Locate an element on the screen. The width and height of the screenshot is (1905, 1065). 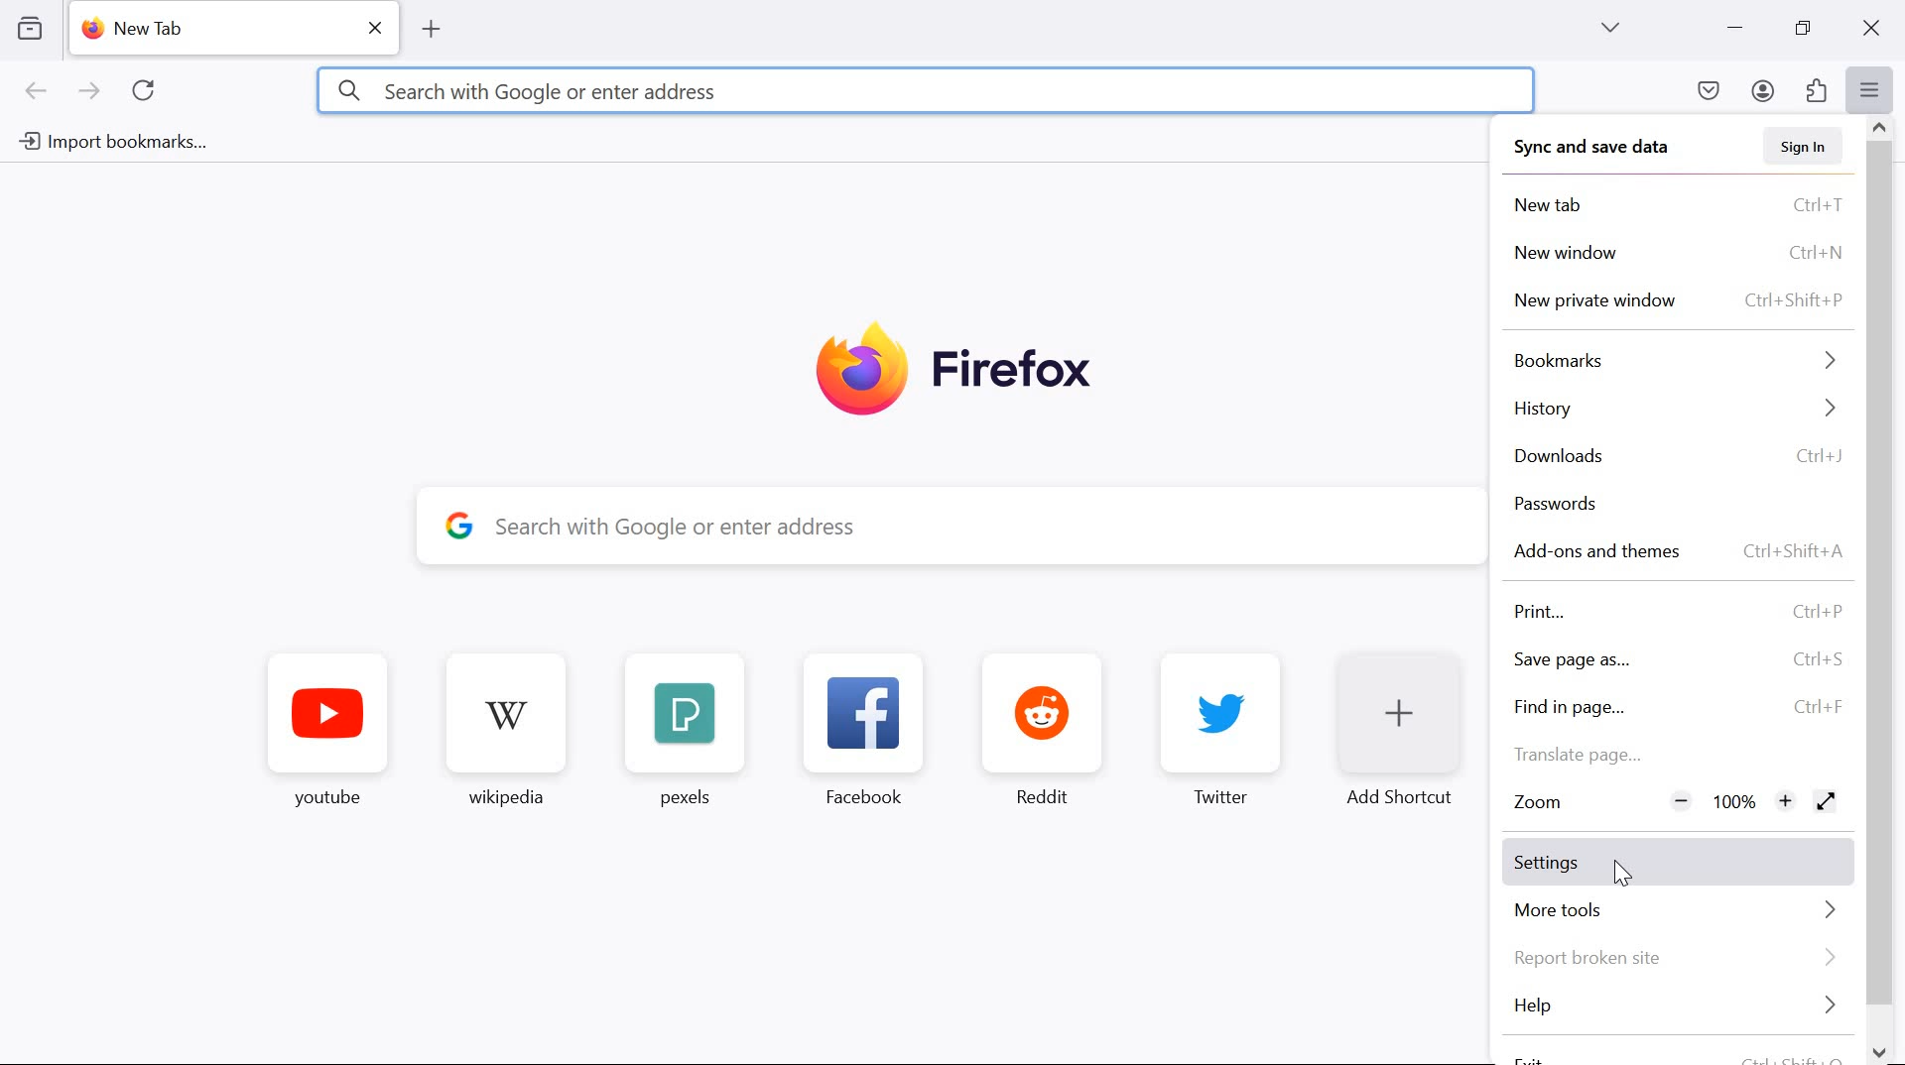
find page is located at coordinates (1678, 707).